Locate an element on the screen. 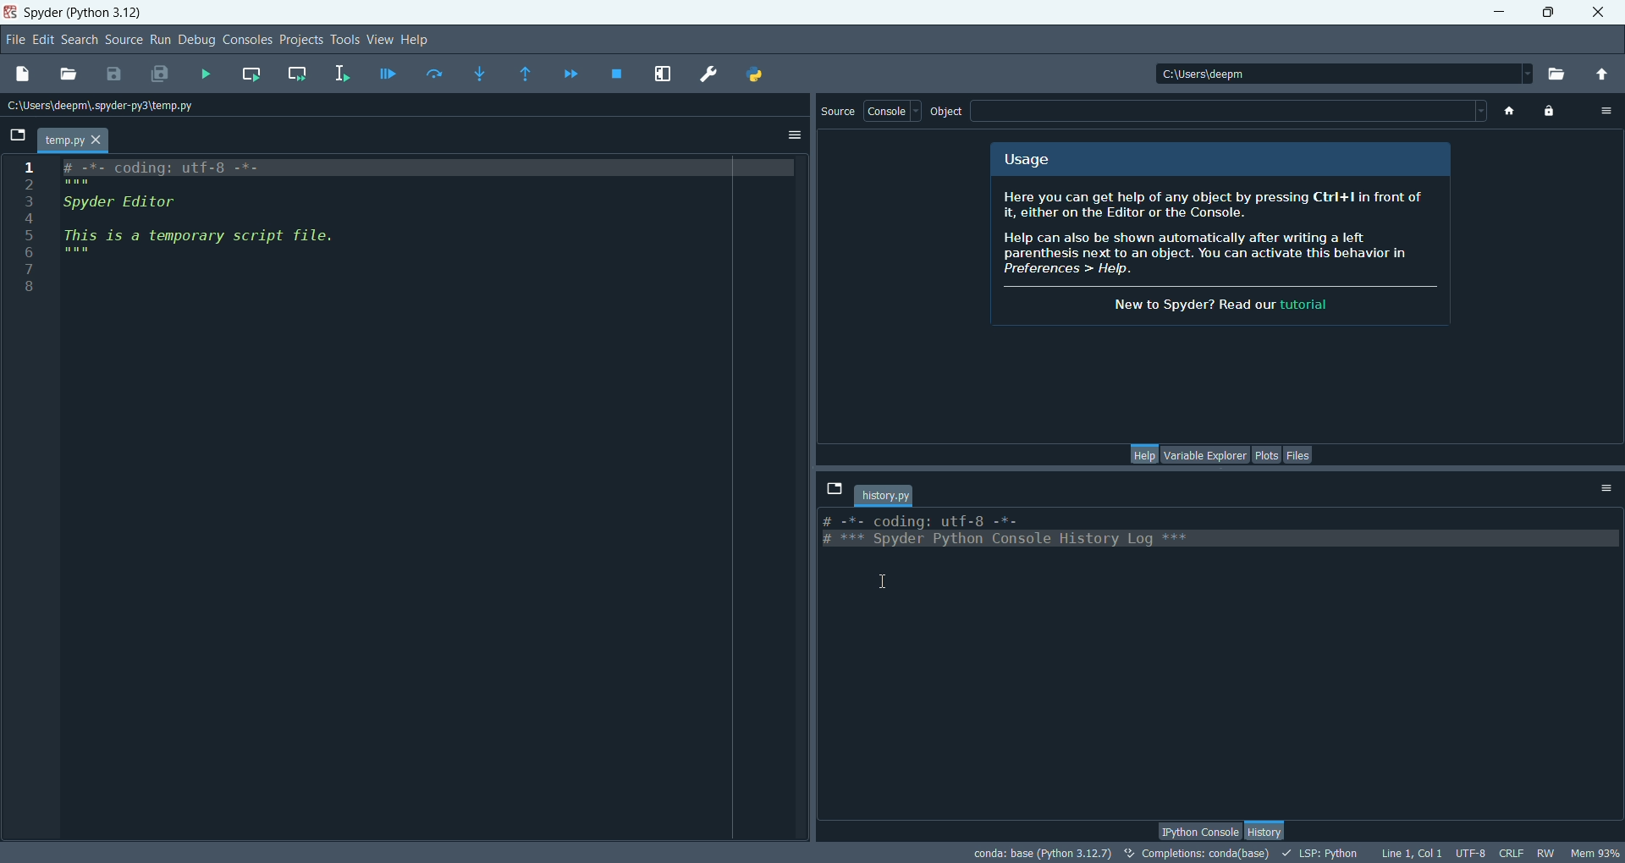  home is located at coordinates (1512, 113).